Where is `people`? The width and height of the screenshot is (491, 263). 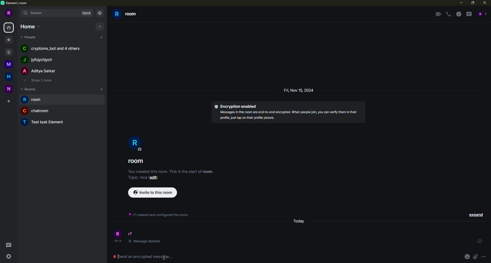
people is located at coordinates (52, 48).